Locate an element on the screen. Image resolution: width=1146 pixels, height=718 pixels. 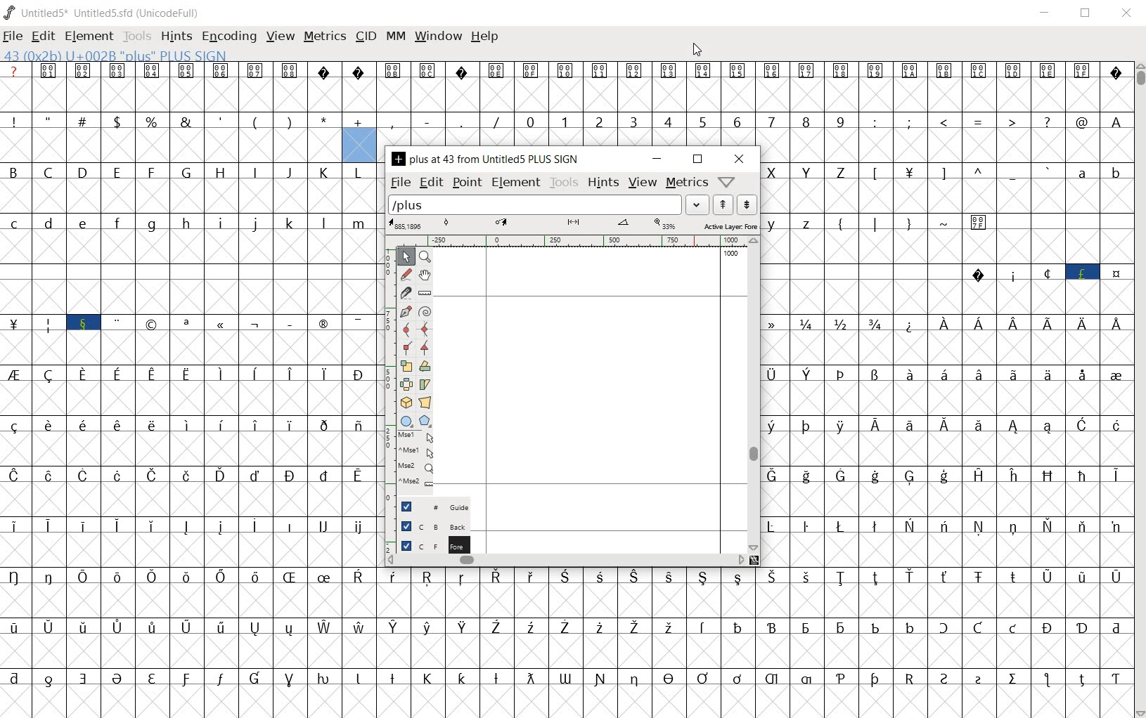
| M
i is located at coordinates (15, 341).